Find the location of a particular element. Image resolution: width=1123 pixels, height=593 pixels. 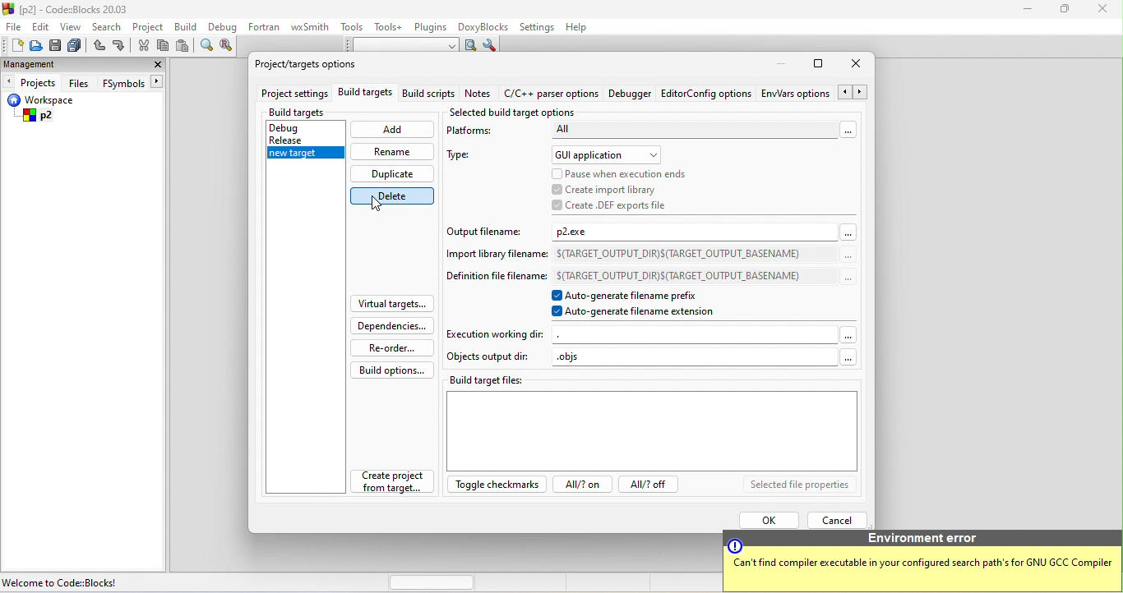

all? off is located at coordinates (652, 486).